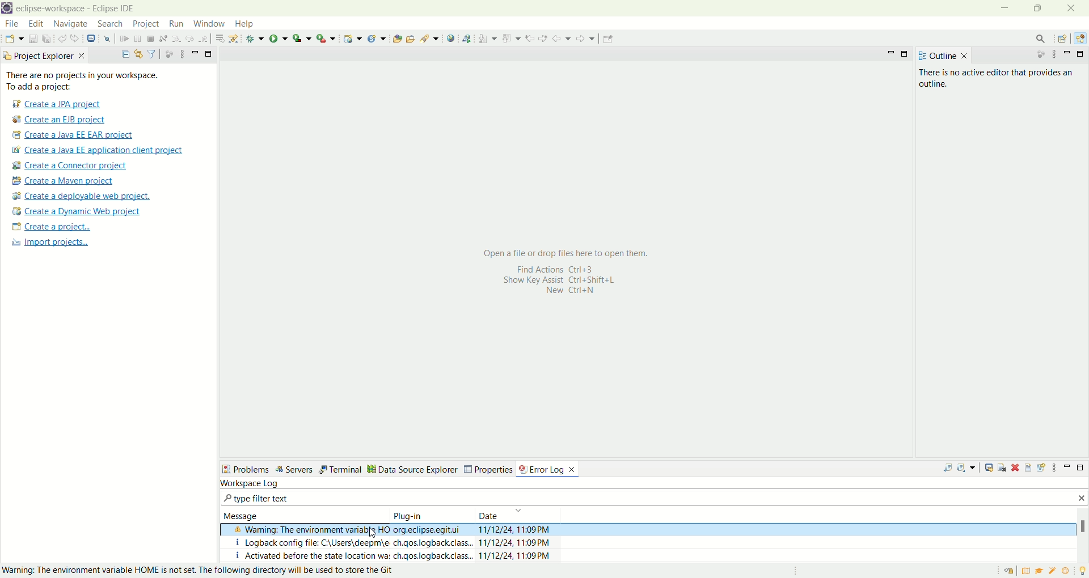 Image resolution: width=1089 pixels, height=578 pixels. Describe the element at coordinates (1081, 55) in the screenshot. I see `maximize` at that location.